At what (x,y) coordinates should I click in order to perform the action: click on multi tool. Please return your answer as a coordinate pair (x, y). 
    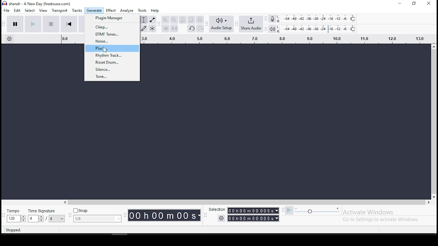
    Looking at the image, I should click on (153, 28).